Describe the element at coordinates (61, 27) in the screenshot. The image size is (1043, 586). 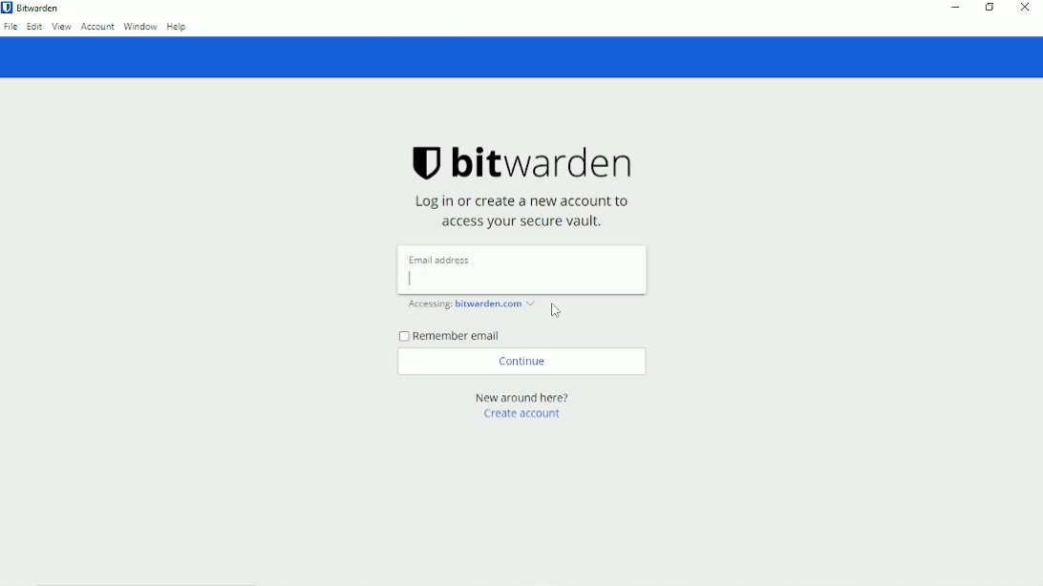
I see `View` at that location.